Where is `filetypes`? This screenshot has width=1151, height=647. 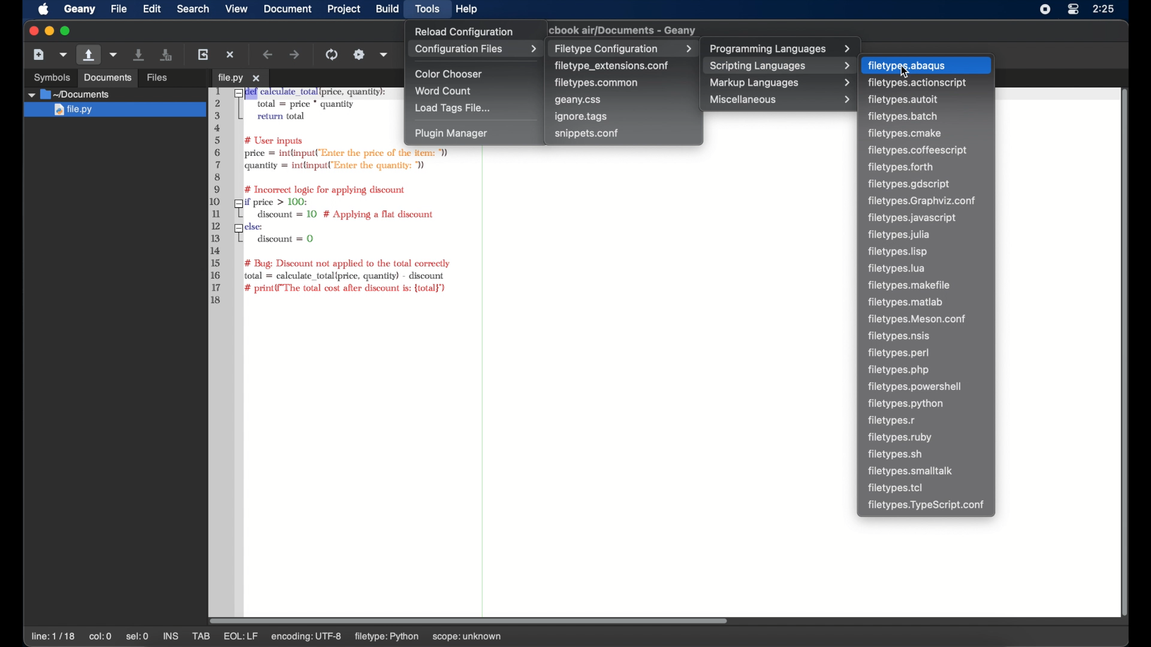
filetypes is located at coordinates (906, 303).